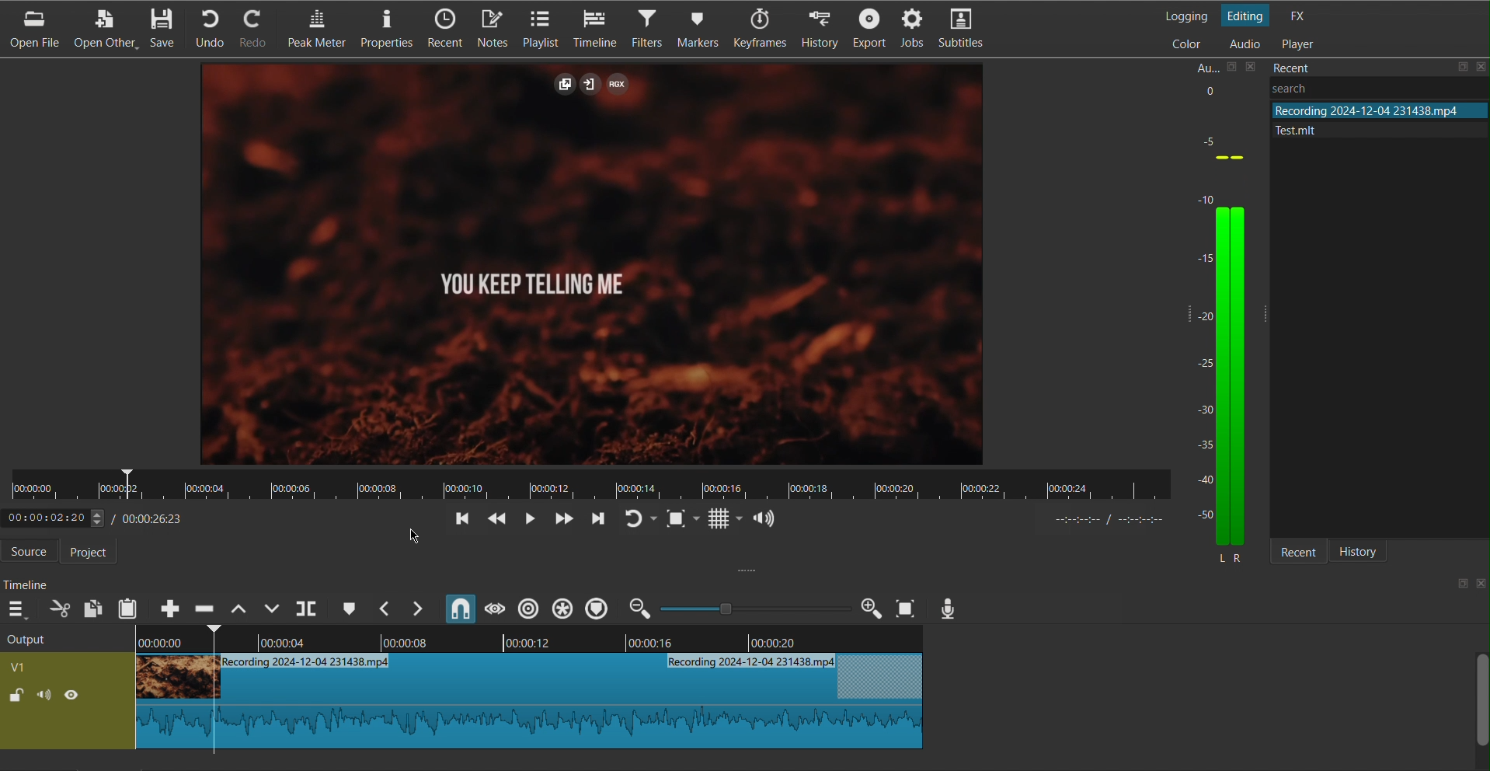  I want to click on Ripple, so click(530, 608).